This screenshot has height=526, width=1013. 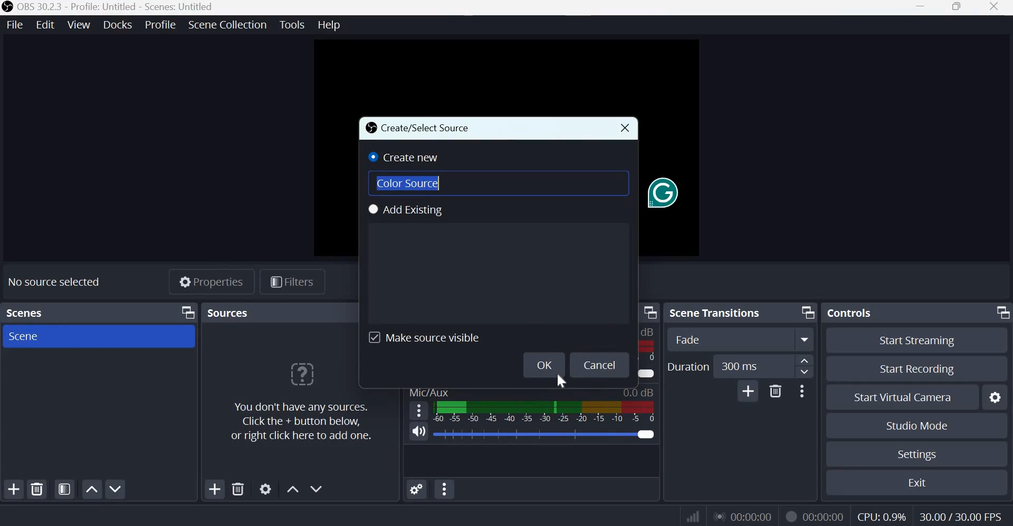 What do you see at coordinates (661, 193) in the screenshot?
I see `grammarly` at bounding box center [661, 193].